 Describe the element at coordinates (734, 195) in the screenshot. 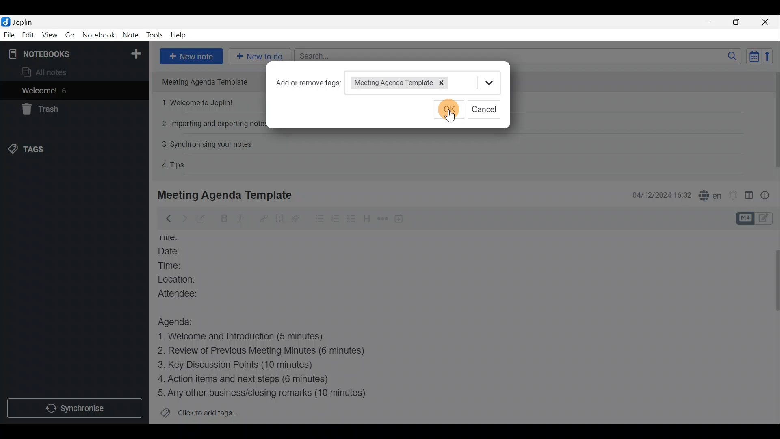

I see `Set alarm` at that location.